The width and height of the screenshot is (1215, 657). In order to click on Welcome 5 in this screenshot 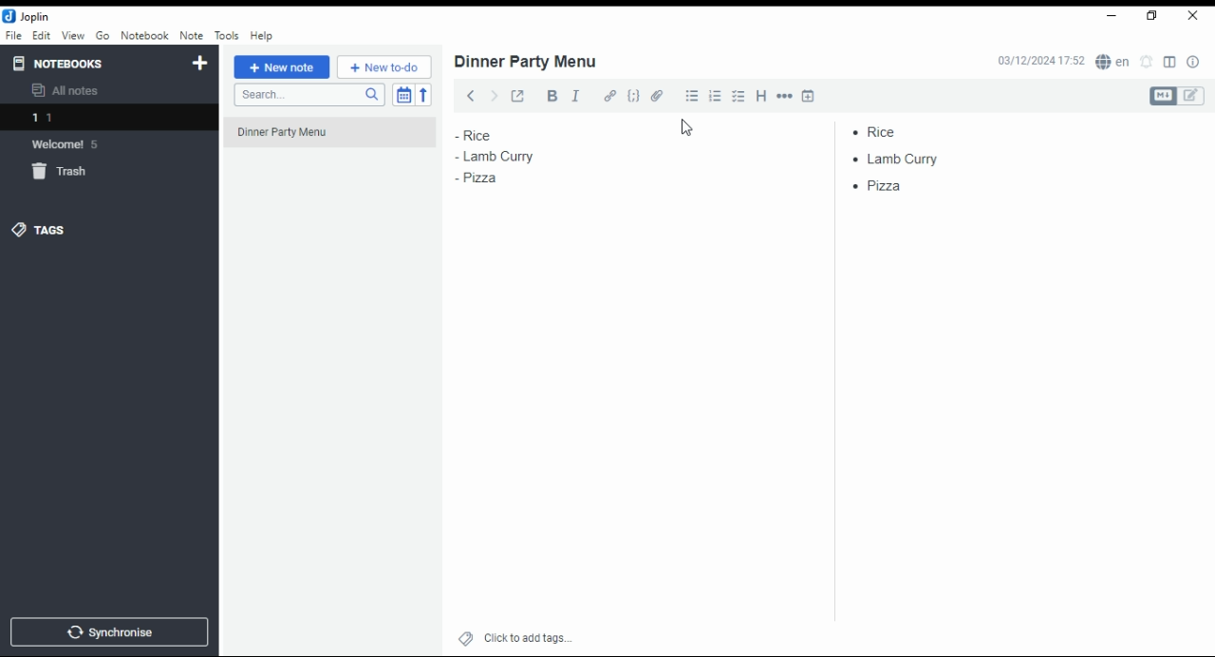, I will do `click(75, 144)`.